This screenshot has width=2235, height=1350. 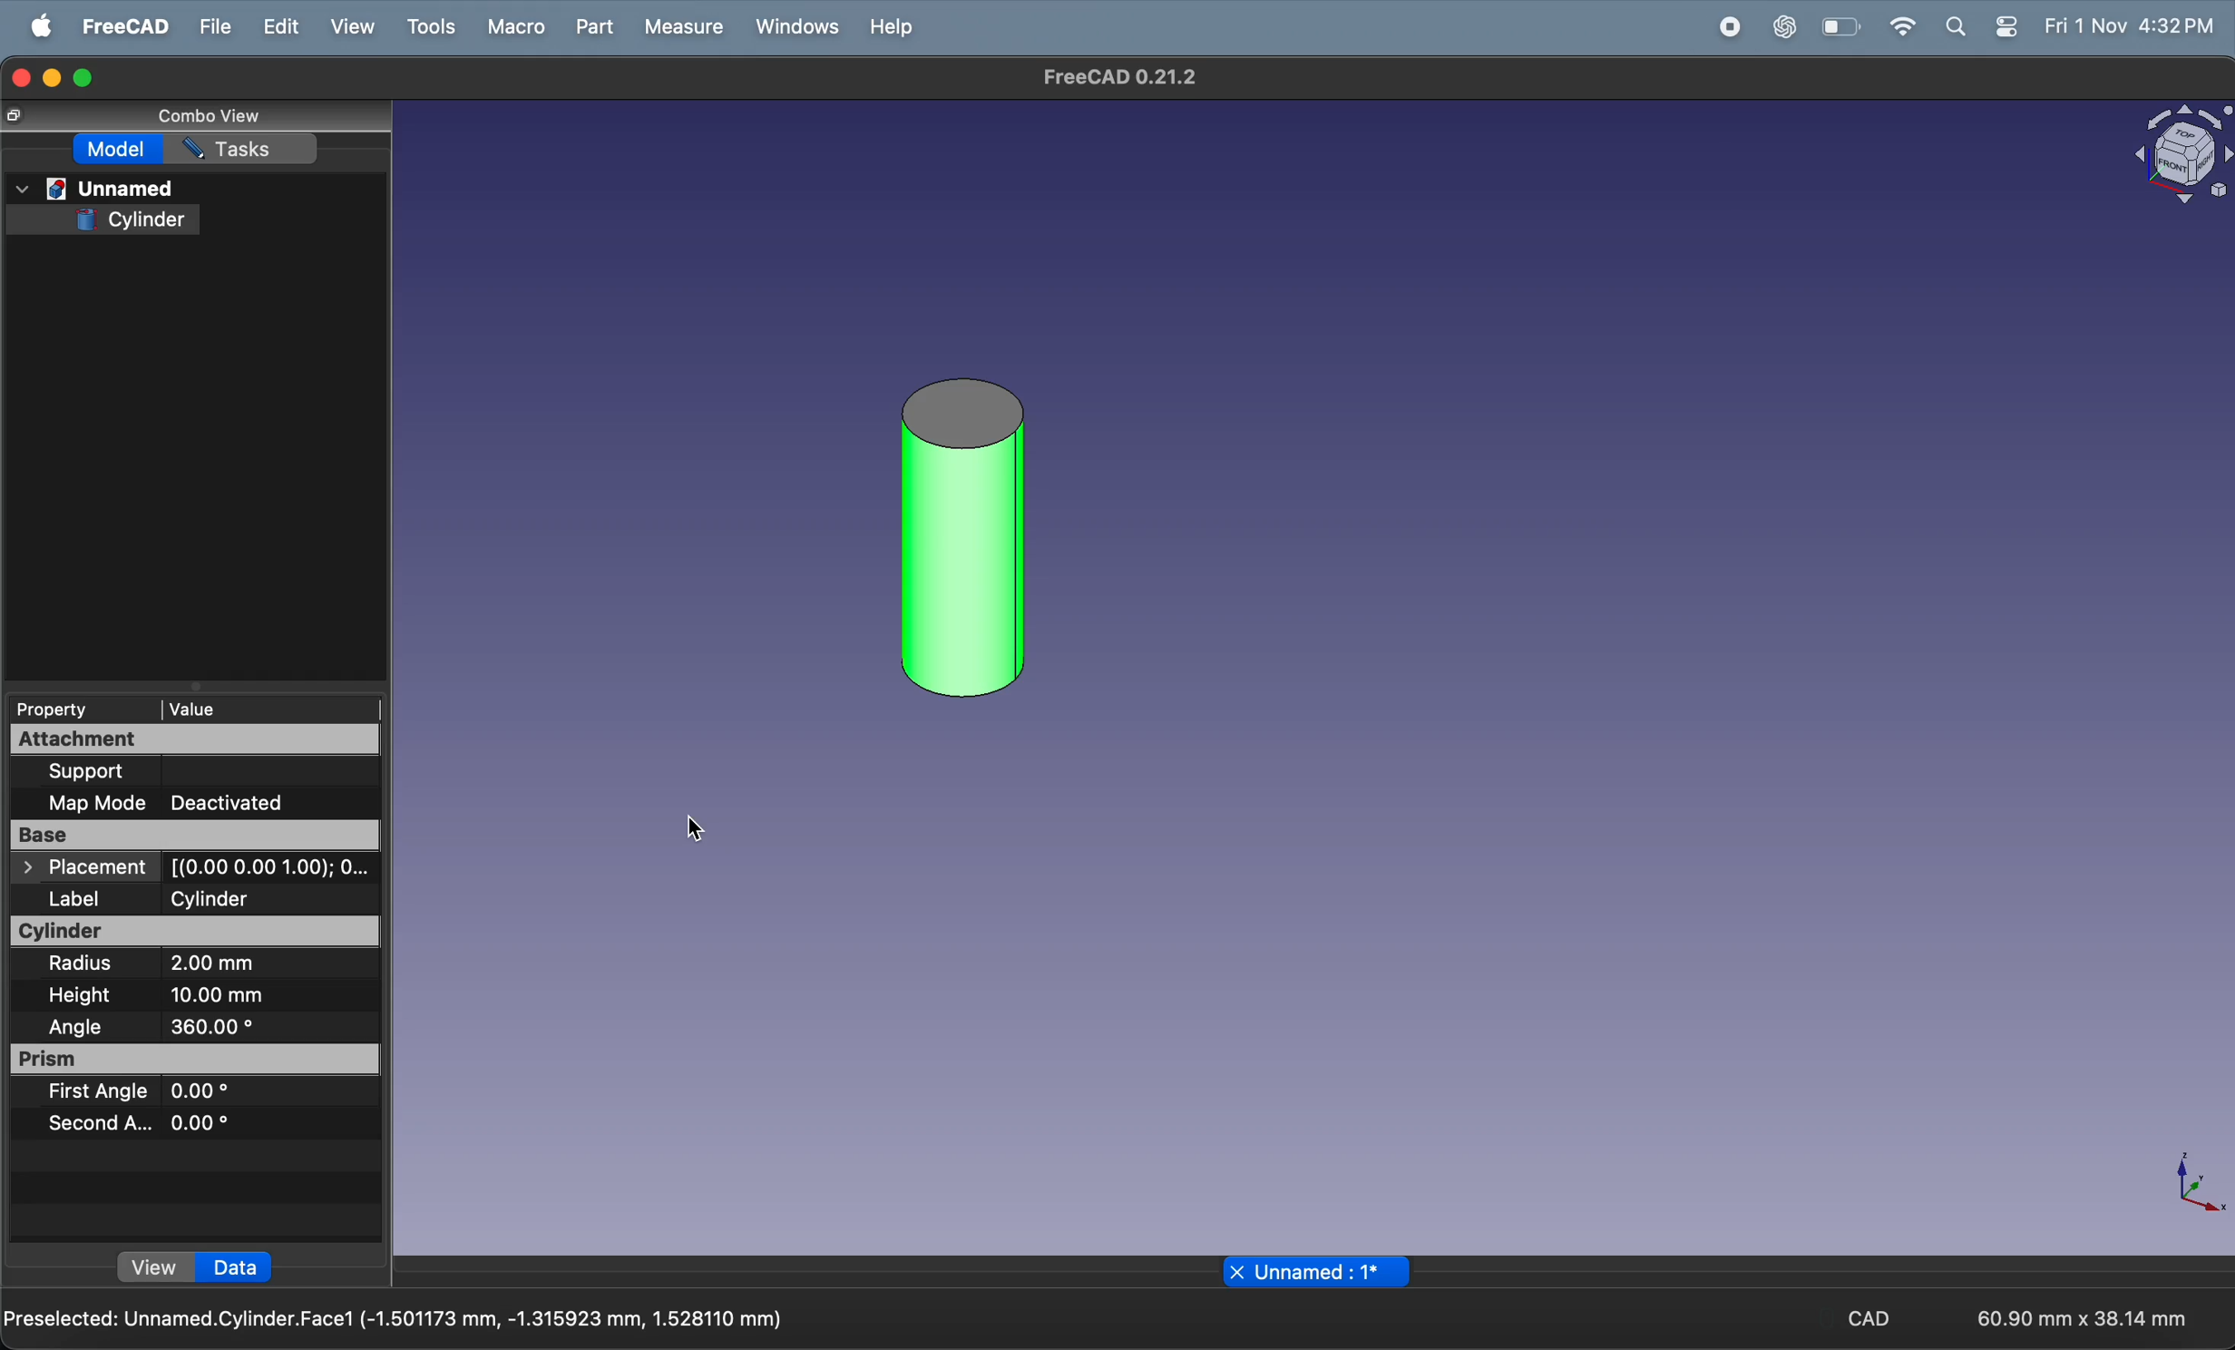 I want to click on freeCad  0.21.2, so click(x=1118, y=77).